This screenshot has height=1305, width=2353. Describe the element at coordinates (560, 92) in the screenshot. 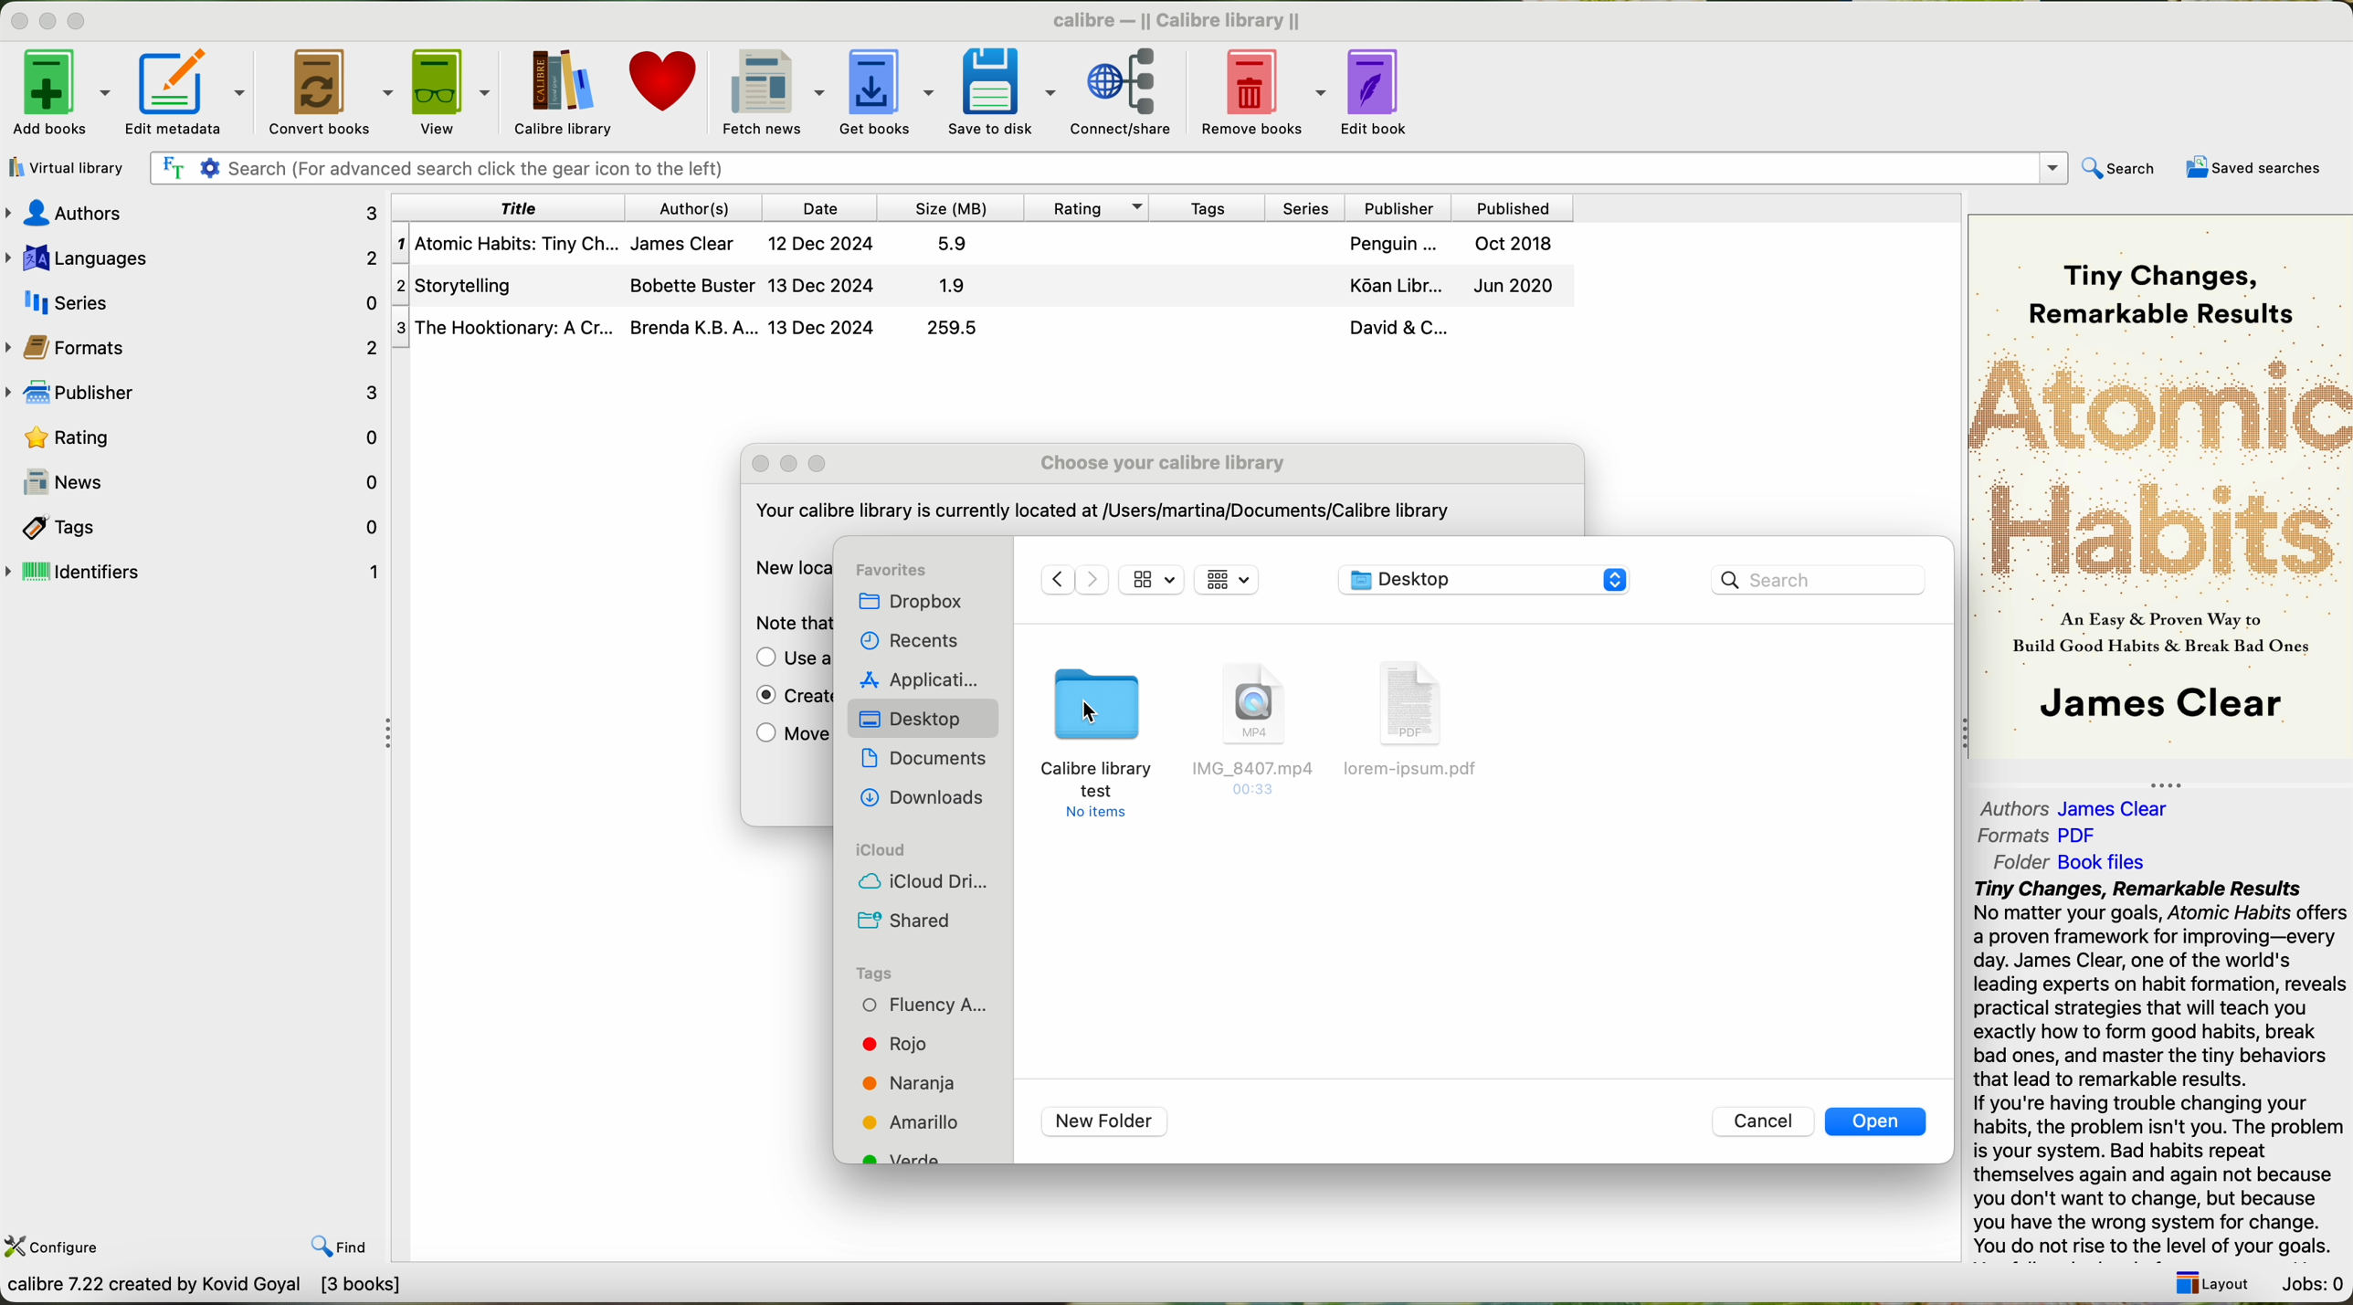

I see `click on calibre library` at that location.